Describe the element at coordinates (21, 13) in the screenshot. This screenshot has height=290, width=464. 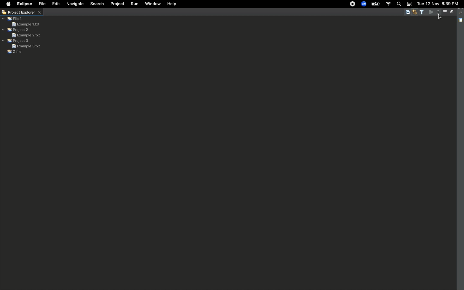
I see `Project explorer` at that location.